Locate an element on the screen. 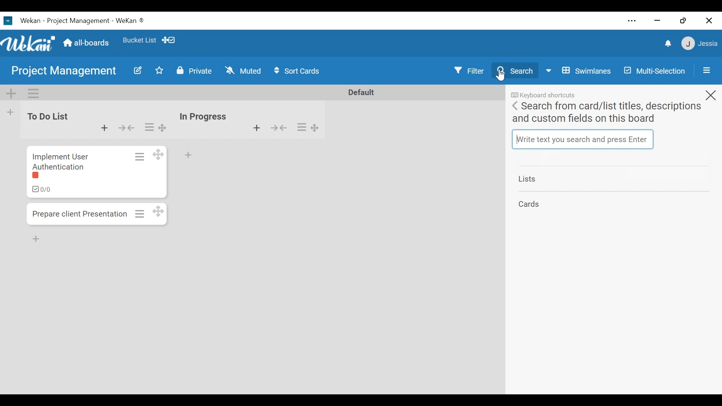 This screenshot has height=406, width=722. Add Card Bottom of the list is located at coordinates (37, 240).